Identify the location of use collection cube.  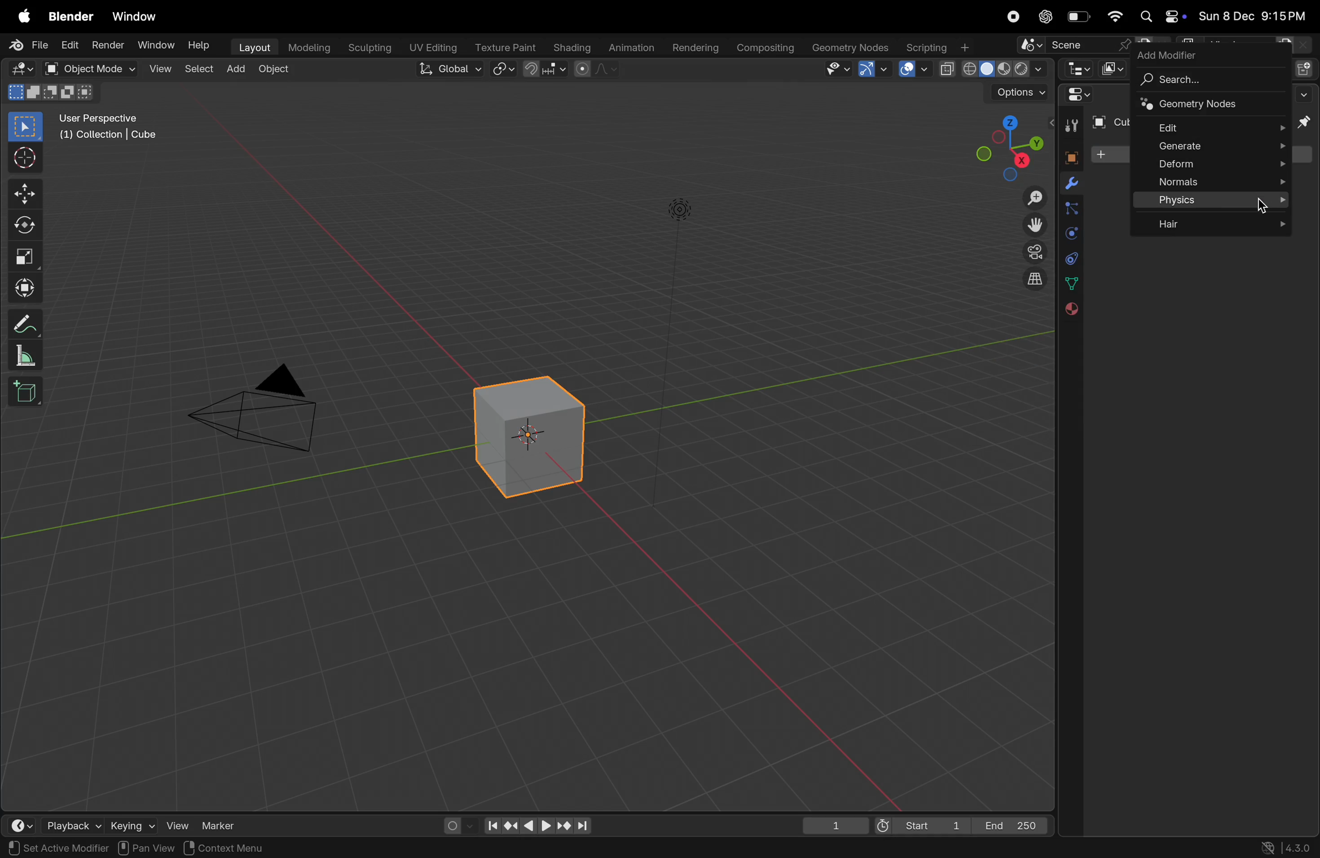
(106, 138).